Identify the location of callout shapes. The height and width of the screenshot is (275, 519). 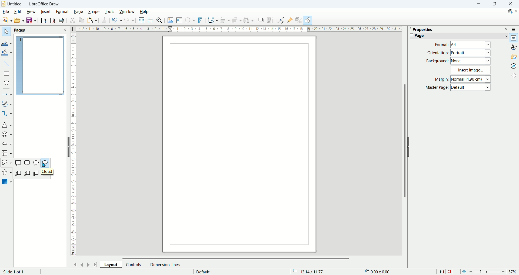
(6, 163).